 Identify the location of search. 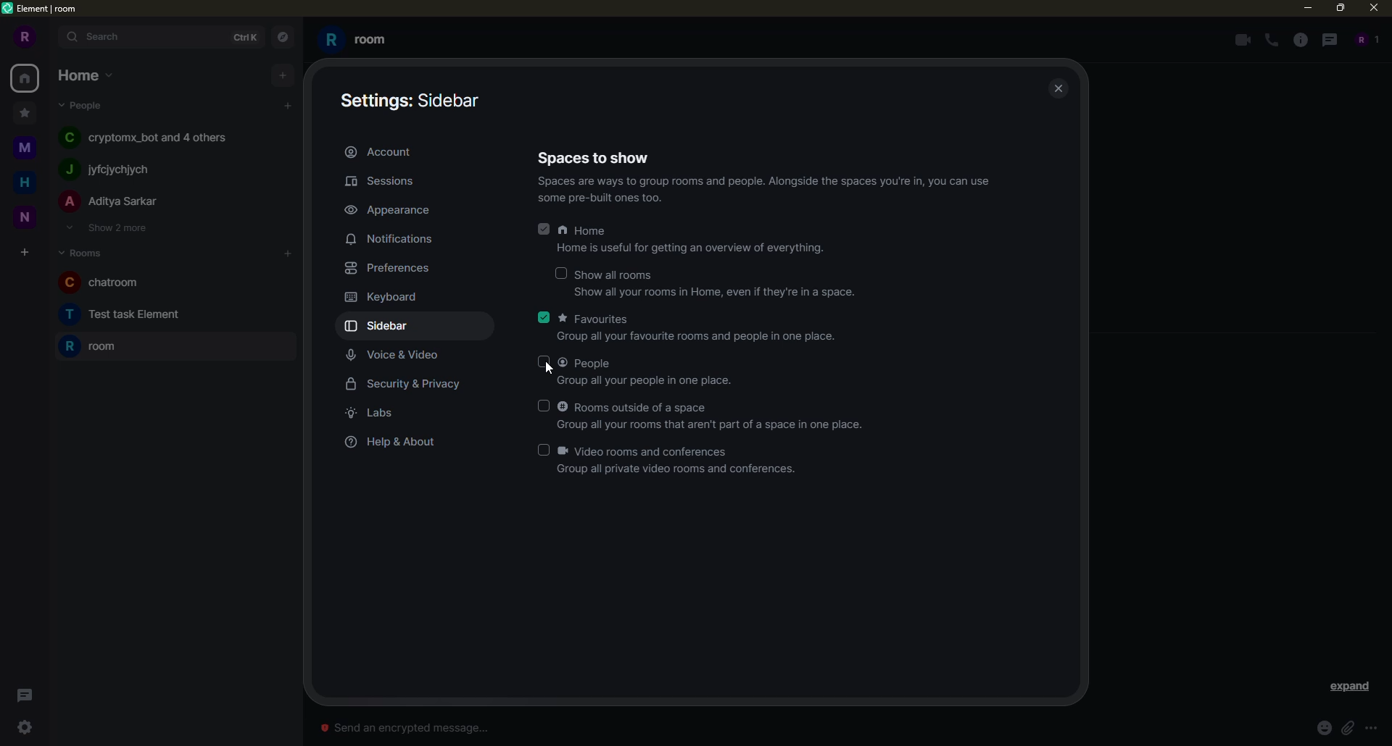
(103, 37).